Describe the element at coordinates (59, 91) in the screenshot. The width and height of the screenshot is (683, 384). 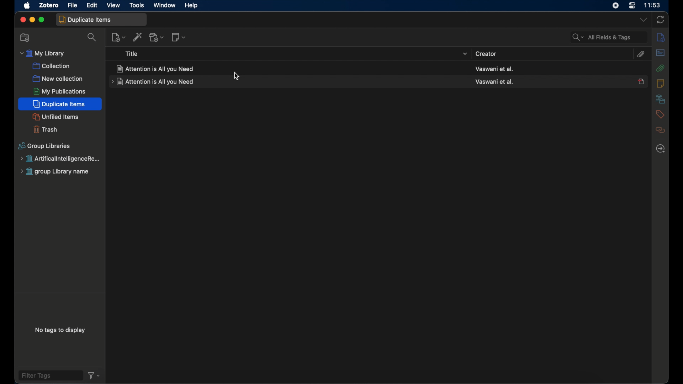
I see `my publications` at that location.